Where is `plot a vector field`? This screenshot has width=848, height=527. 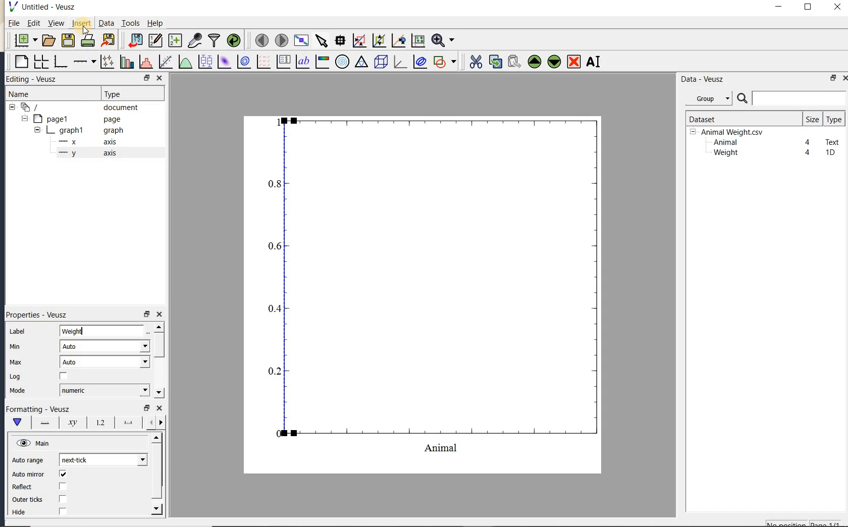
plot a vector field is located at coordinates (262, 62).